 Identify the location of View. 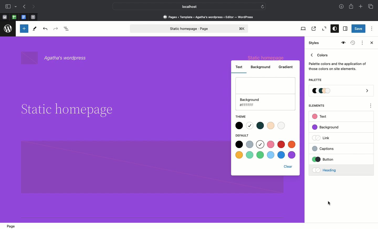
(302, 29).